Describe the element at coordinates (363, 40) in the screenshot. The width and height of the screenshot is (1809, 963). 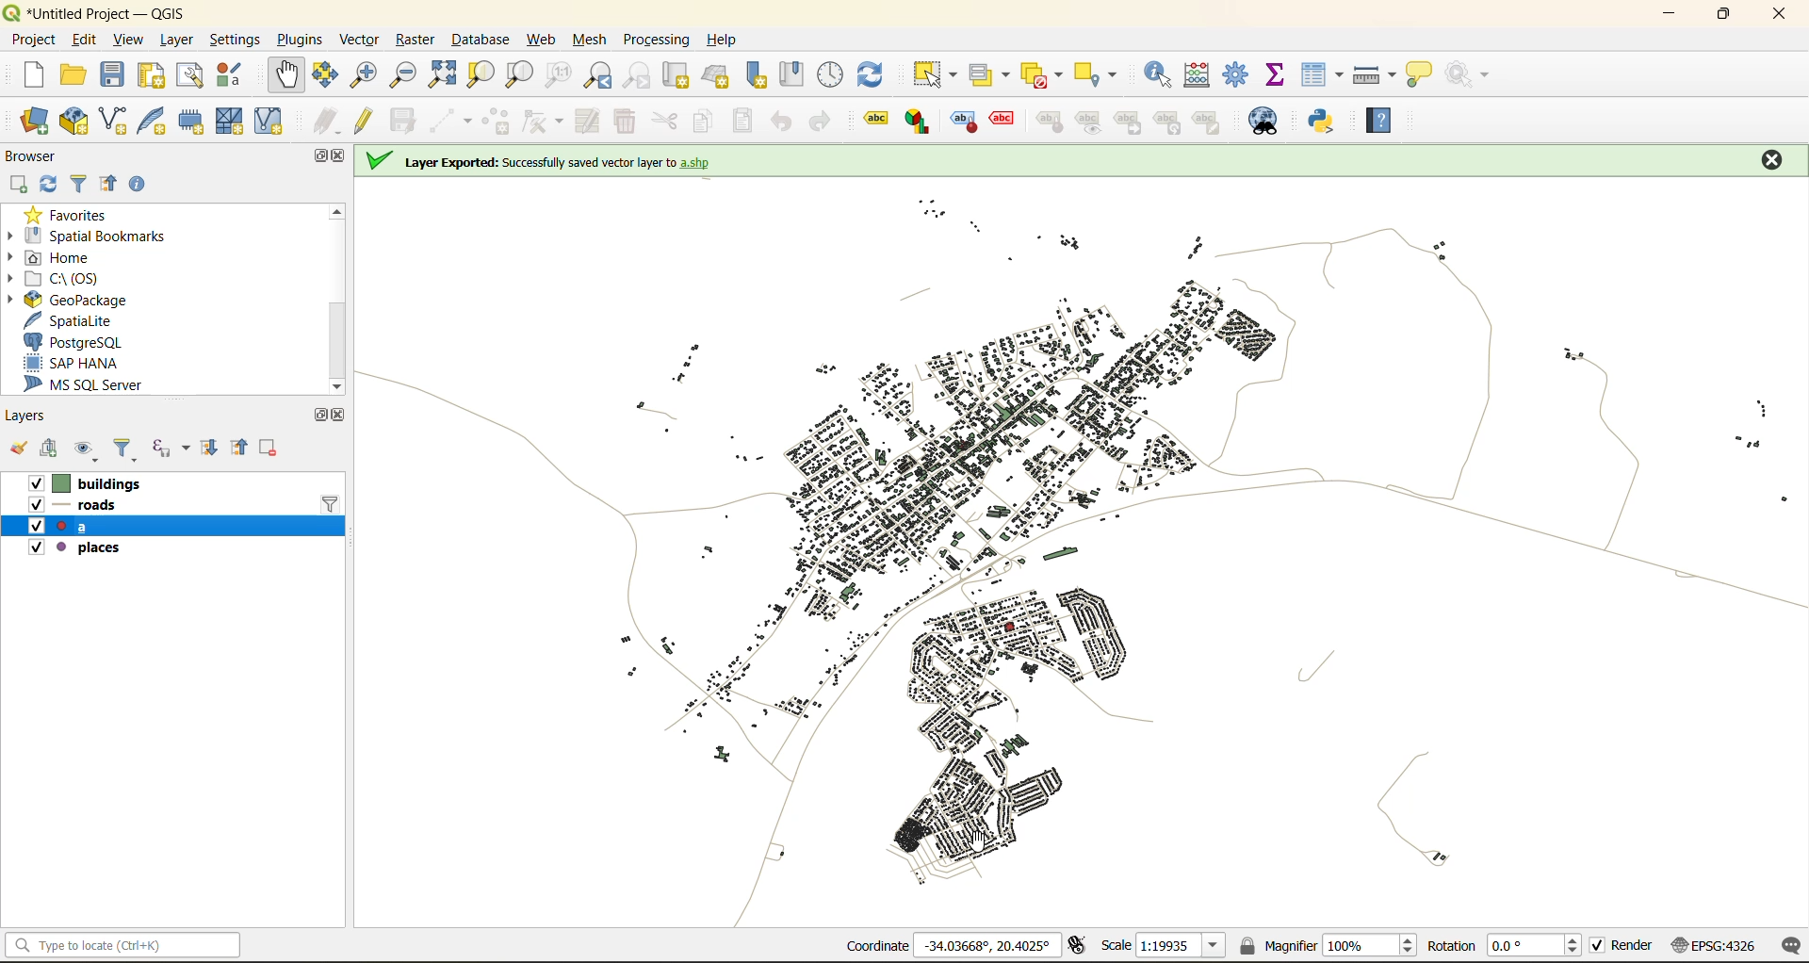
I see `vector` at that location.